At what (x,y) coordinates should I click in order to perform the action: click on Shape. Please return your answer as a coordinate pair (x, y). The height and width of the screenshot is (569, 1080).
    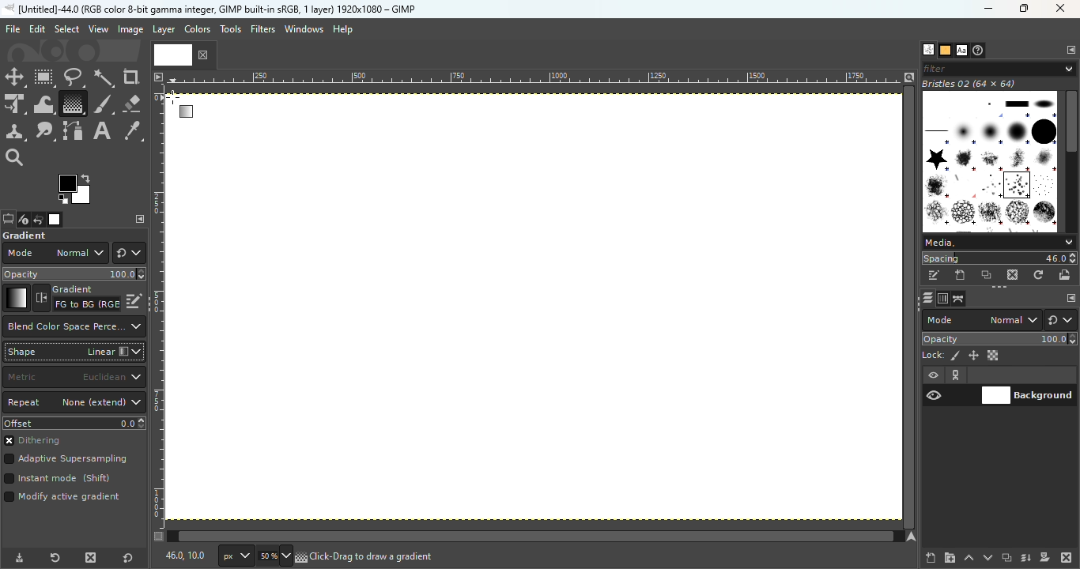
    Looking at the image, I should click on (74, 352).